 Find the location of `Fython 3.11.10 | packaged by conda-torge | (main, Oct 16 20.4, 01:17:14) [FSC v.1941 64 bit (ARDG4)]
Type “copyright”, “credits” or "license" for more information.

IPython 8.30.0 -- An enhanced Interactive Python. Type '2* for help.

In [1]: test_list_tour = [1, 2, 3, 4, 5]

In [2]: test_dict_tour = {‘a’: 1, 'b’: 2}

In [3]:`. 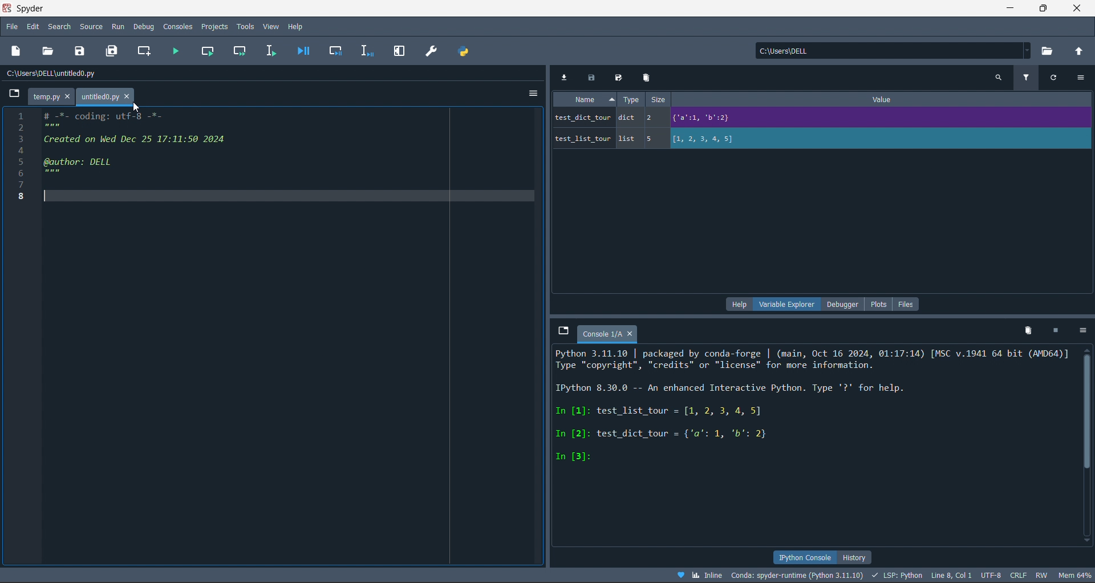

Fython 3.11.10 | packaged by conda-torge | (main, Oct 16 20.4, 01:17:14) [FSC v.1941 64 bit (ARDG4)]
Type “copyright”, “credits” or "license" for more information.

IPython 8.30.0 -- An enhanced Interactive Python. Type '2* for help.

In [1]: test_list_tour = [1, 2, 3, 4, 5]

In [2]: test_dict_tour = {‘a’: 1, 'b’: 2}

In [3]: is located at coordinates (813, 408).